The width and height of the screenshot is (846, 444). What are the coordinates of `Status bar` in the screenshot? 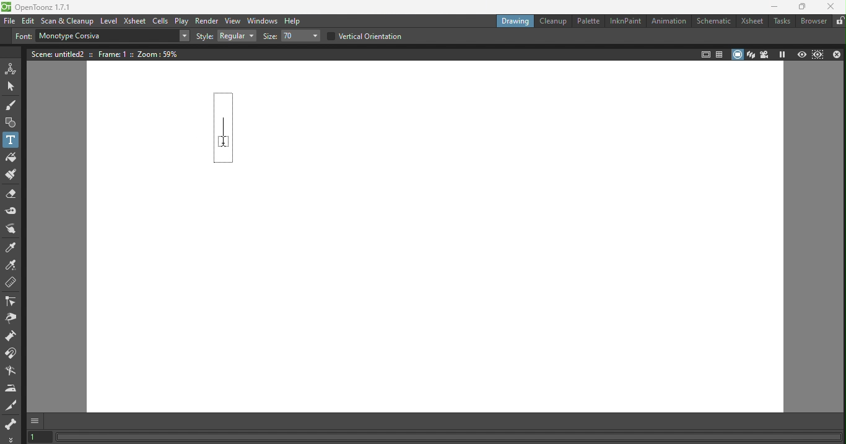 It's located at (447, 437).